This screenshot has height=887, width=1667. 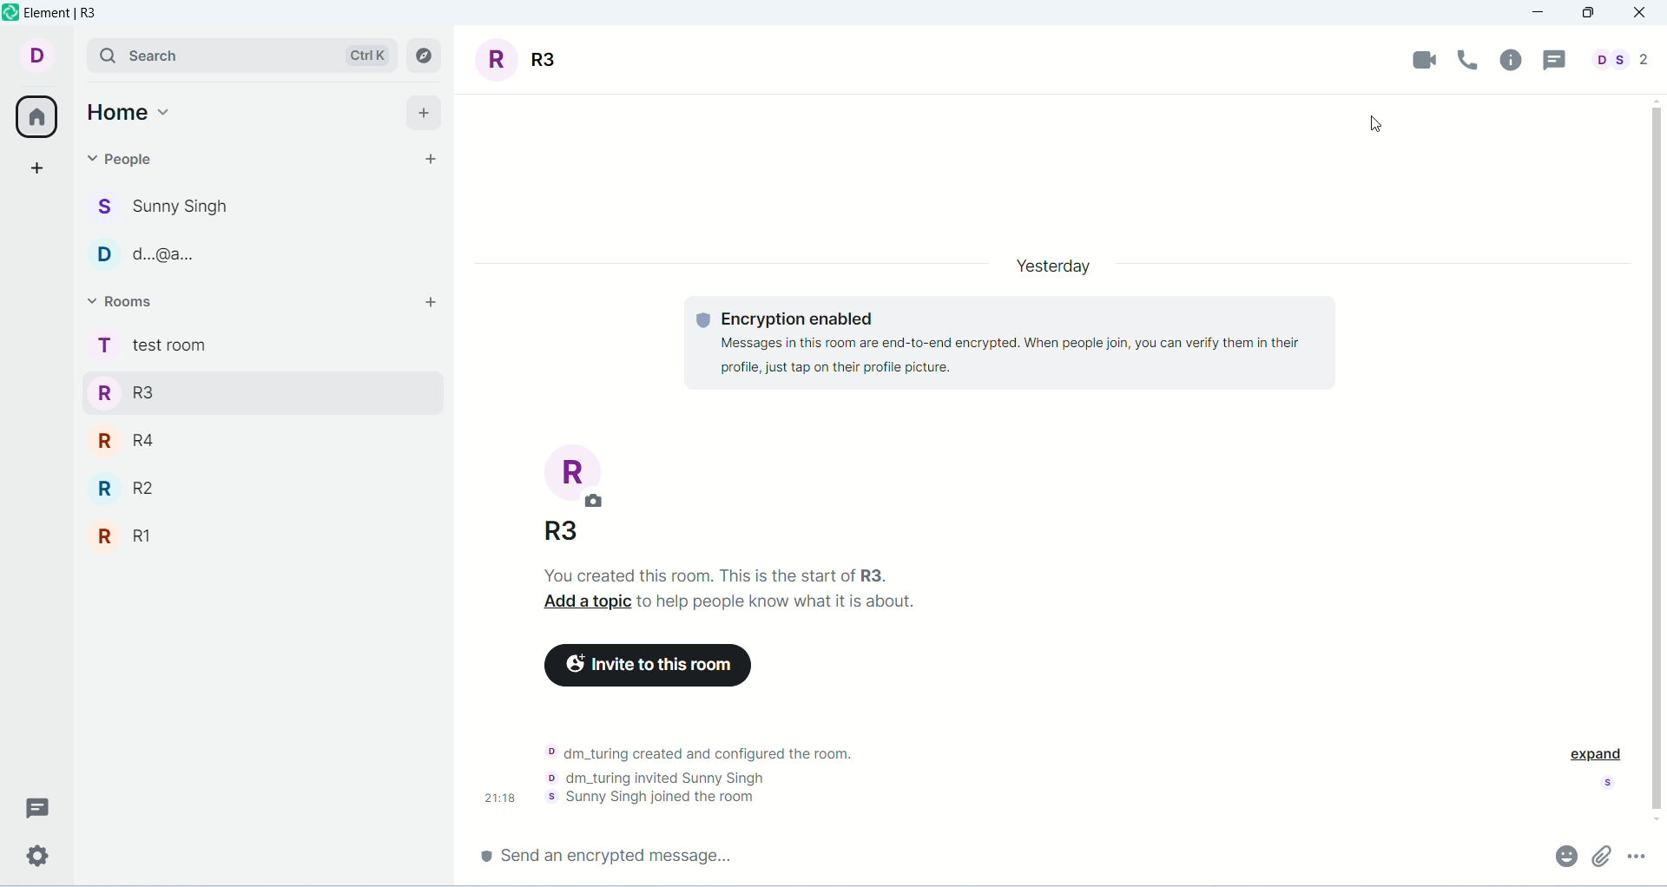 What do you see at coordinates (1611, 785) in the screenshot?
I see `Read` at bounding box center [1611, 785].